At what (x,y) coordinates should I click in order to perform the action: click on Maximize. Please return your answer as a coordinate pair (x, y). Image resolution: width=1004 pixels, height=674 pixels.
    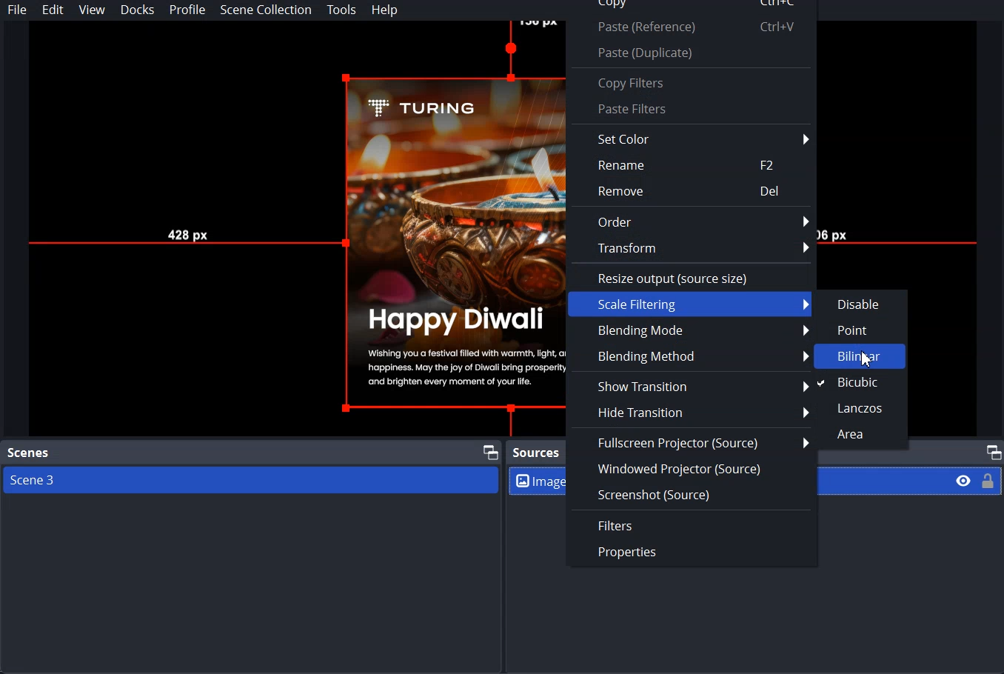
    Looking at the image, I should click on (993, 451).